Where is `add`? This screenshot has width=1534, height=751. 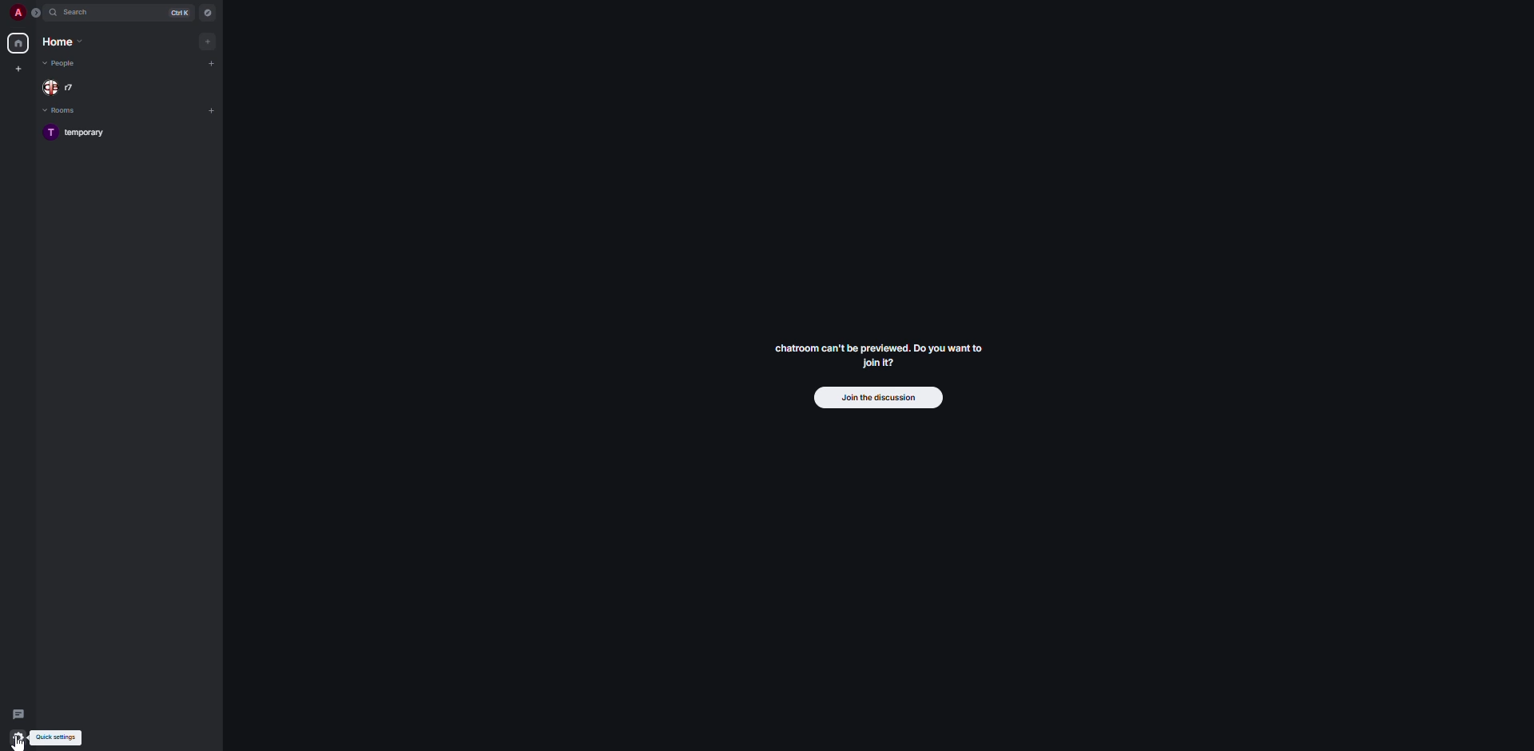
add is located at coordinates (208, 40).